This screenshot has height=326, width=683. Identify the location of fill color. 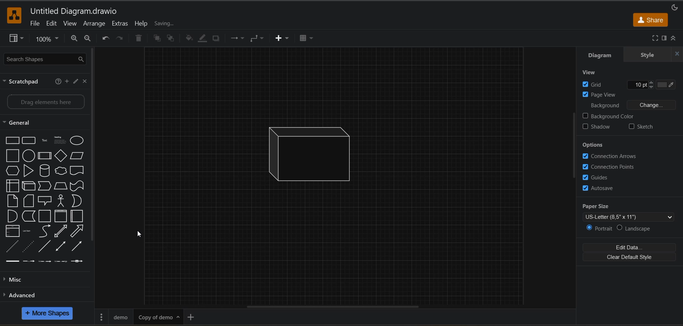
(190, 39).